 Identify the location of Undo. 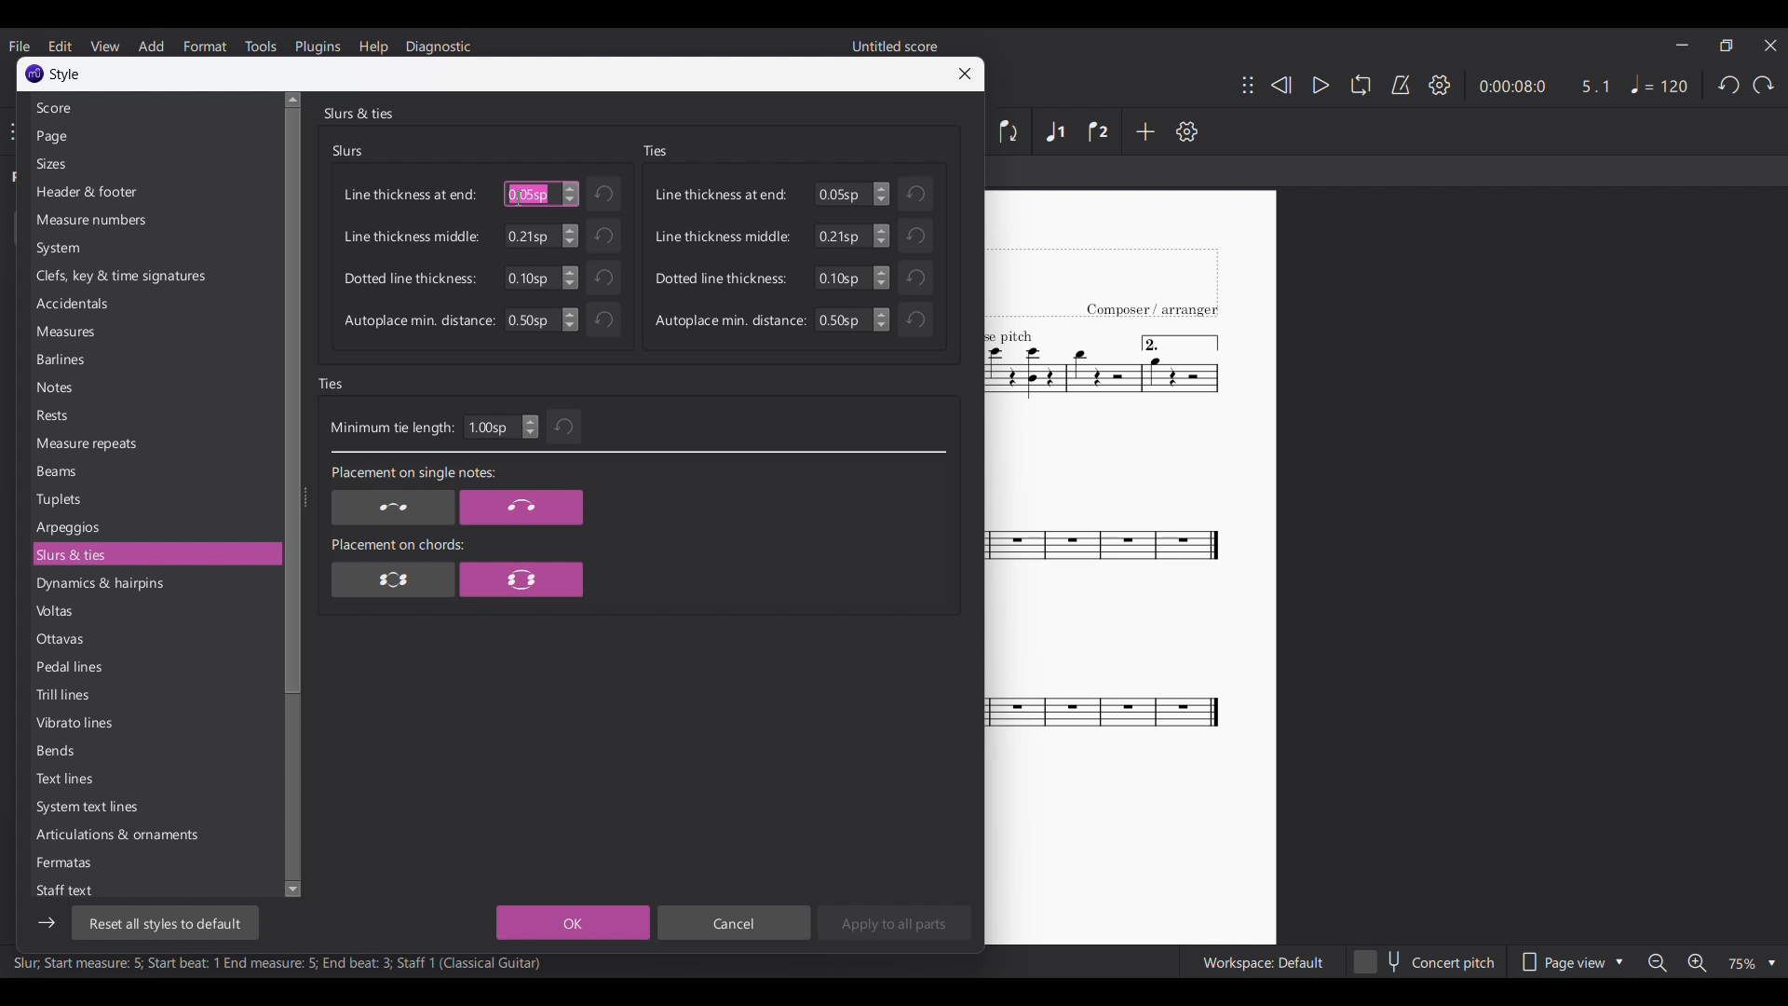
(915, 194).